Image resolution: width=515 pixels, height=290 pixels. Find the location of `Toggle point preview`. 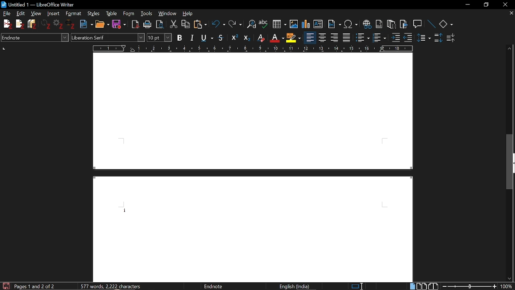

Toggle point preview is located at coordinates (160, 24).